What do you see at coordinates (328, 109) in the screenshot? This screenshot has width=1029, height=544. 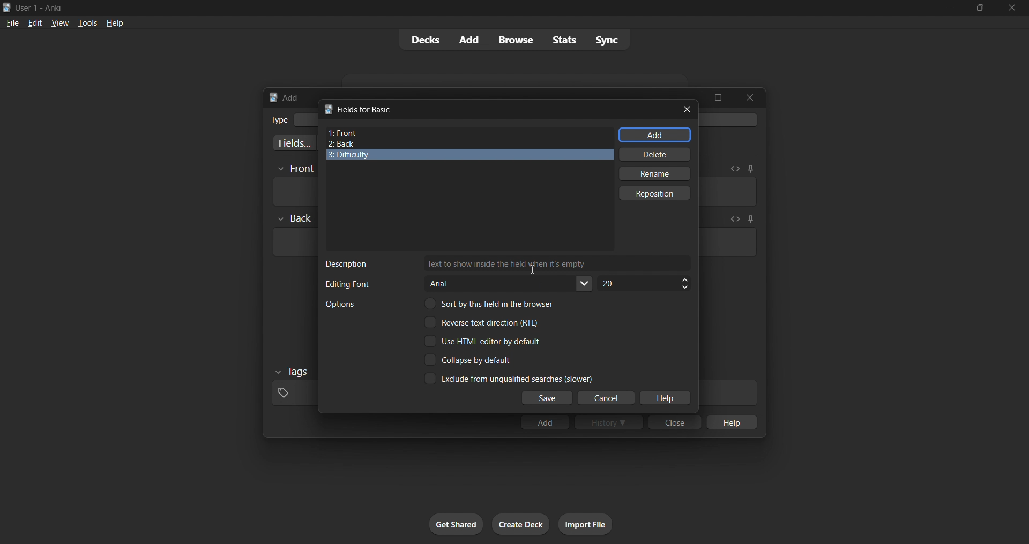 I see `Anki logo` at bounding box center [328, 109].